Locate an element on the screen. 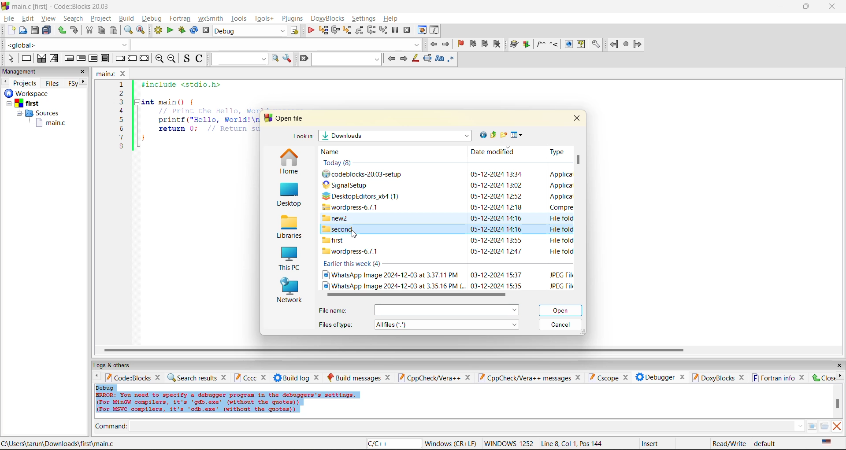 The height and width of the screenshot is (450, 846). cursor is located at coordinates (354, 234).